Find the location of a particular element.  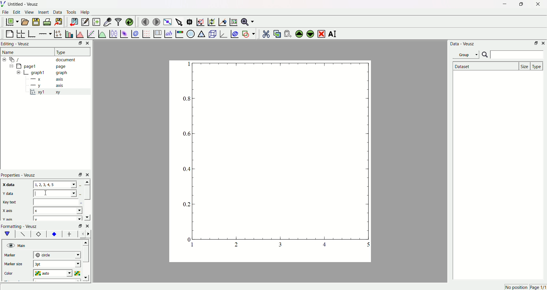

plot key is located at coordinates (157, 33).